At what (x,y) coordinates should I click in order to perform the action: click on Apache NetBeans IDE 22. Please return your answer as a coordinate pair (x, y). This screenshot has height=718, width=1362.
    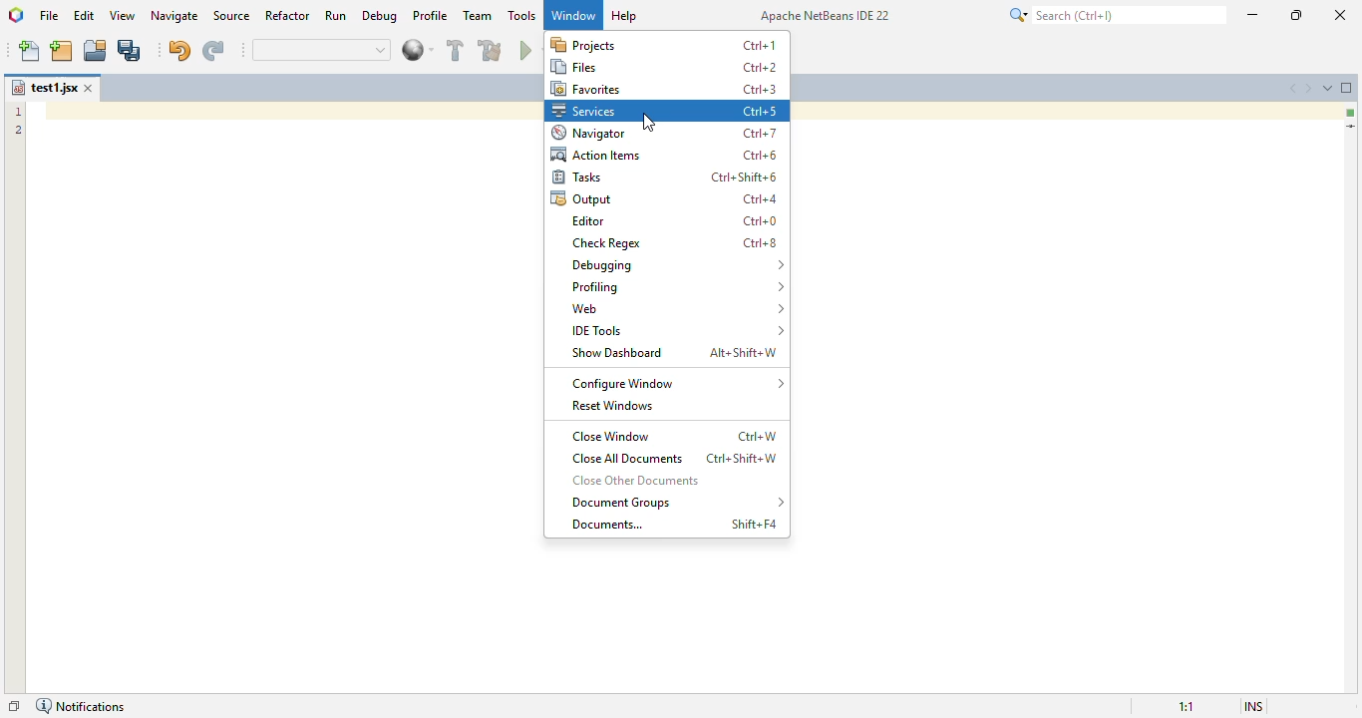
    Looking at the image, I should click on (824, 14).